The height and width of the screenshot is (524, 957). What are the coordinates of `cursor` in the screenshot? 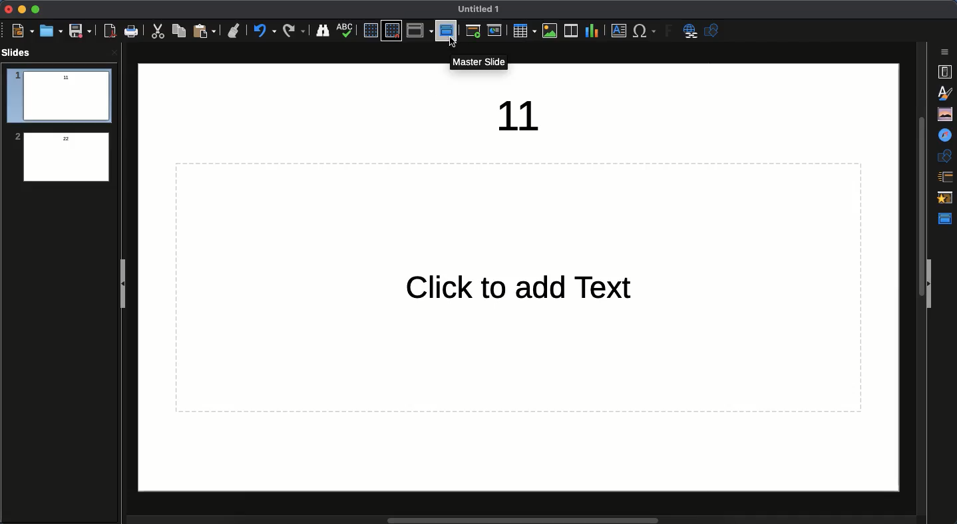 It's located at (455, 44).